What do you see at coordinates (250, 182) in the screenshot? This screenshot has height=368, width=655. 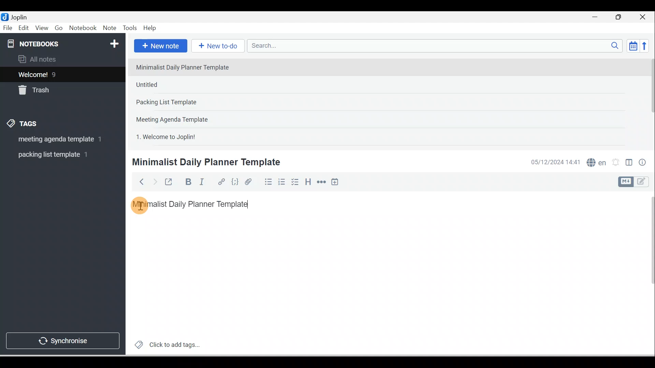 I see `Attach file` at bounding box center [250, 182].